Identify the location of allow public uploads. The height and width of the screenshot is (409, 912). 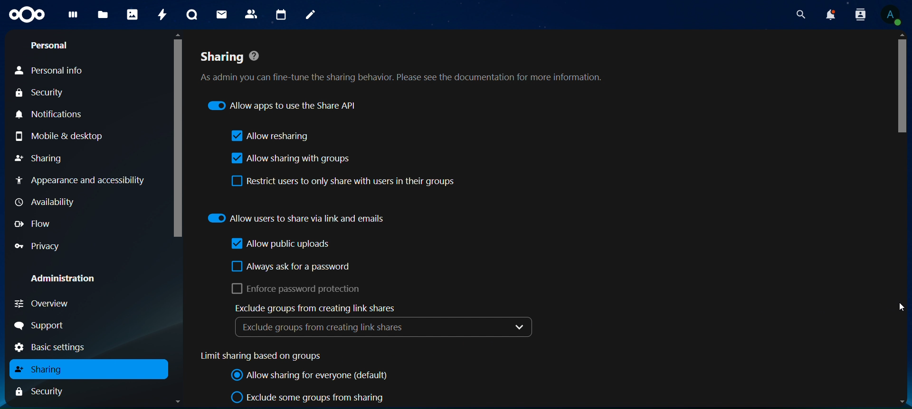
(280, 244).